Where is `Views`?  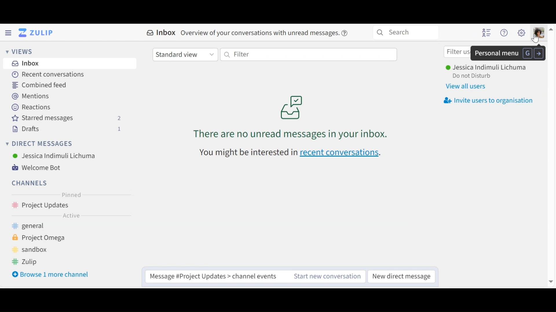 Views is located at coordinates (19, 51).